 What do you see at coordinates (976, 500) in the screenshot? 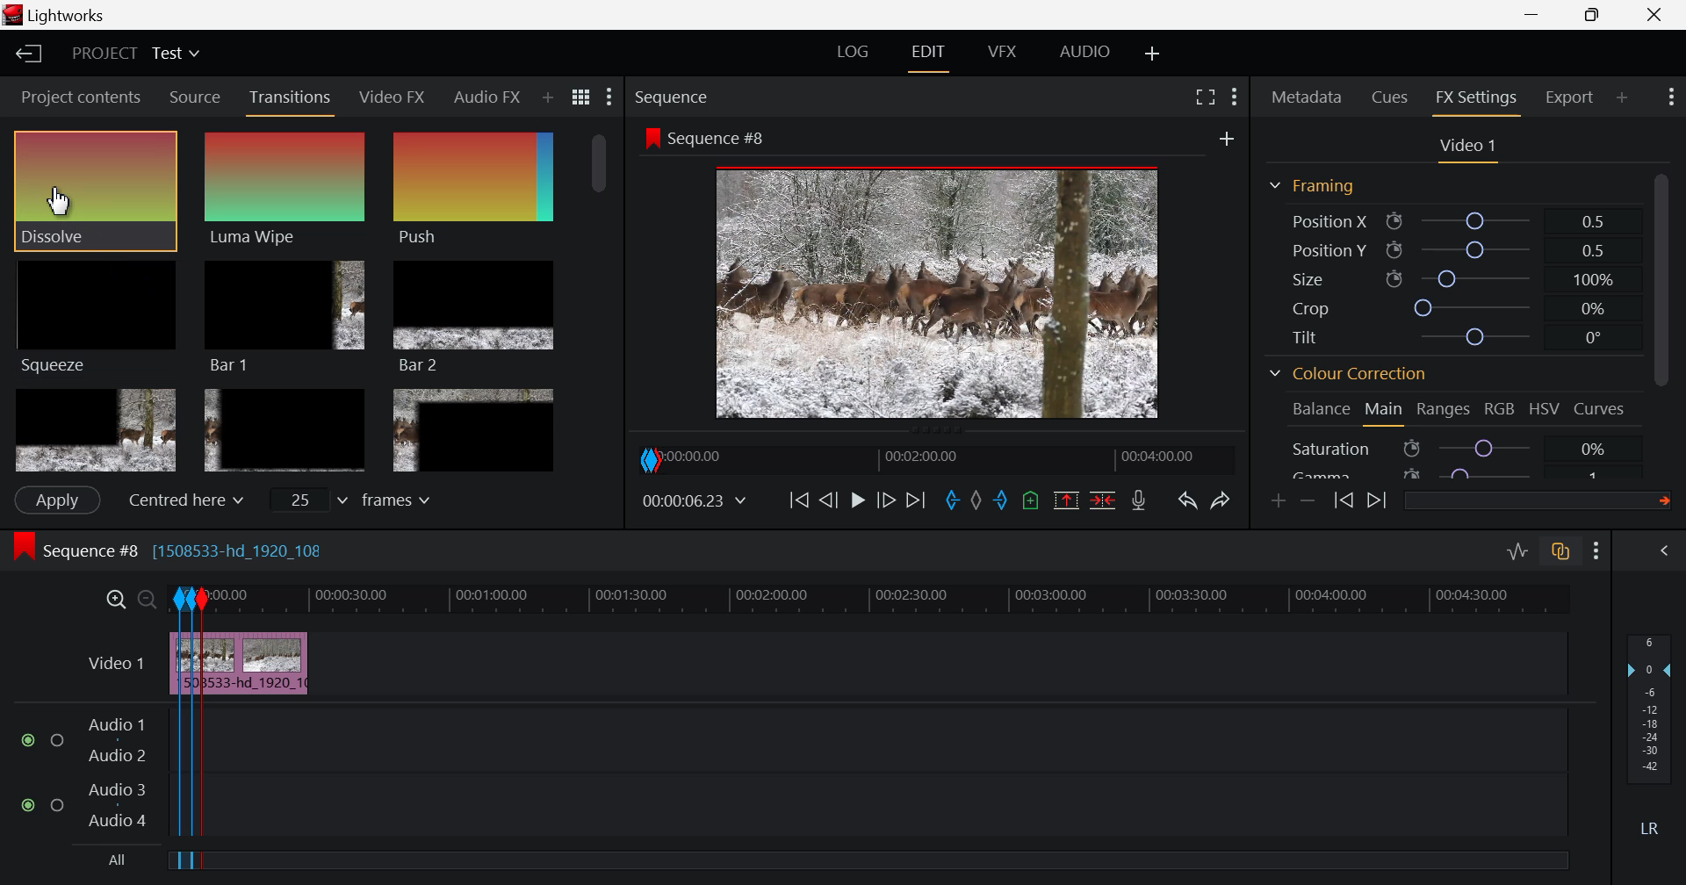
I see `Remove all marks` at bounding box center [976, 500].